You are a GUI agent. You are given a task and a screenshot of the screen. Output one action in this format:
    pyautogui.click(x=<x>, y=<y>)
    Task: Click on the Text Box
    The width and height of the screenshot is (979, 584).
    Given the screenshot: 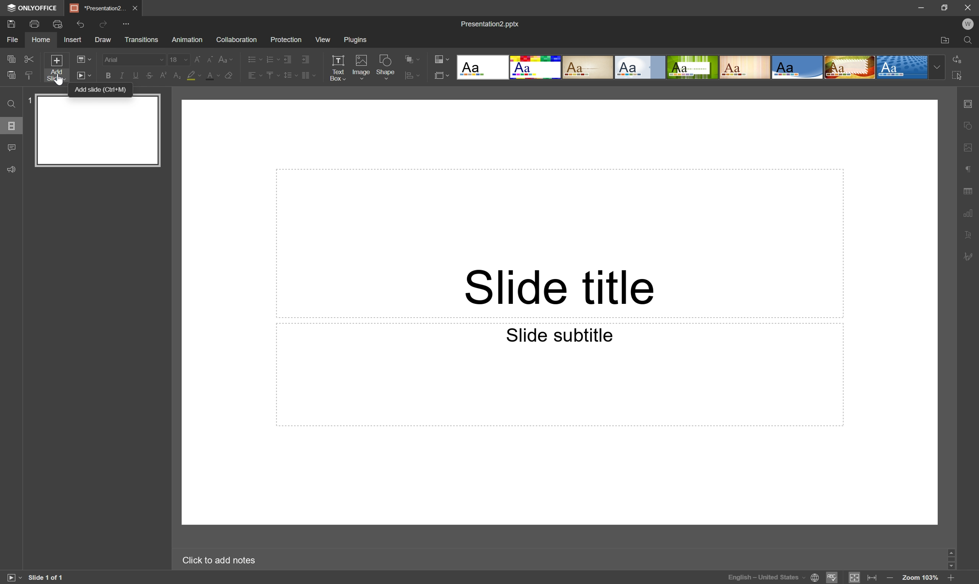 What is the action you would take?
    pyautogui.click(x=340, y=67)
    